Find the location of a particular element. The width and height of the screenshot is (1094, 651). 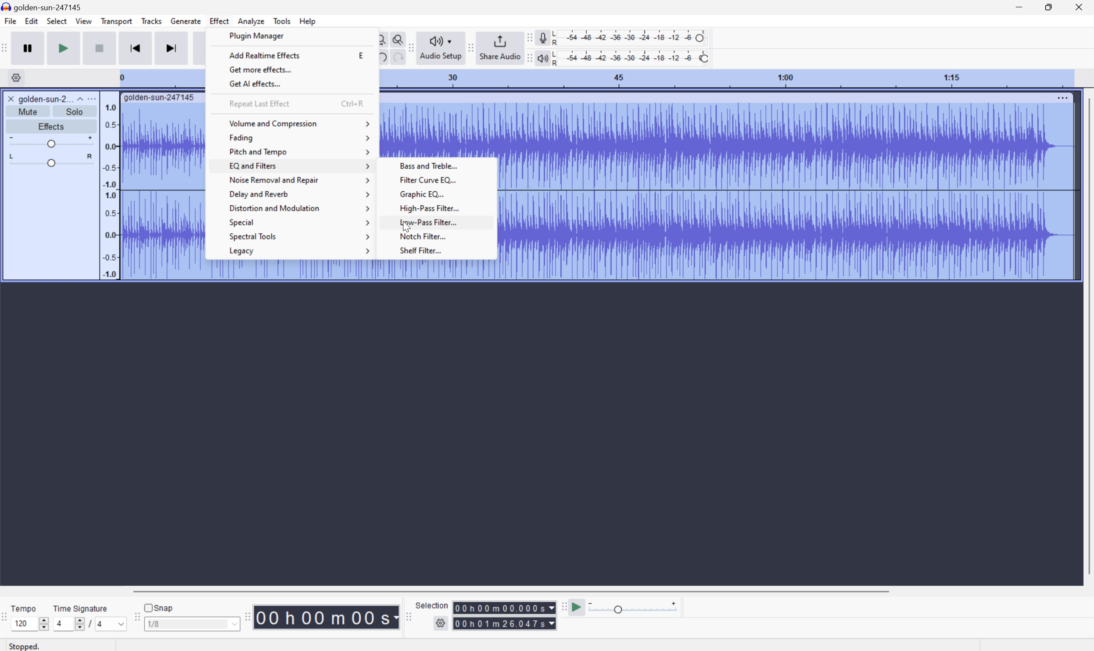

Fit project to width is located at coordinates (380, 38).